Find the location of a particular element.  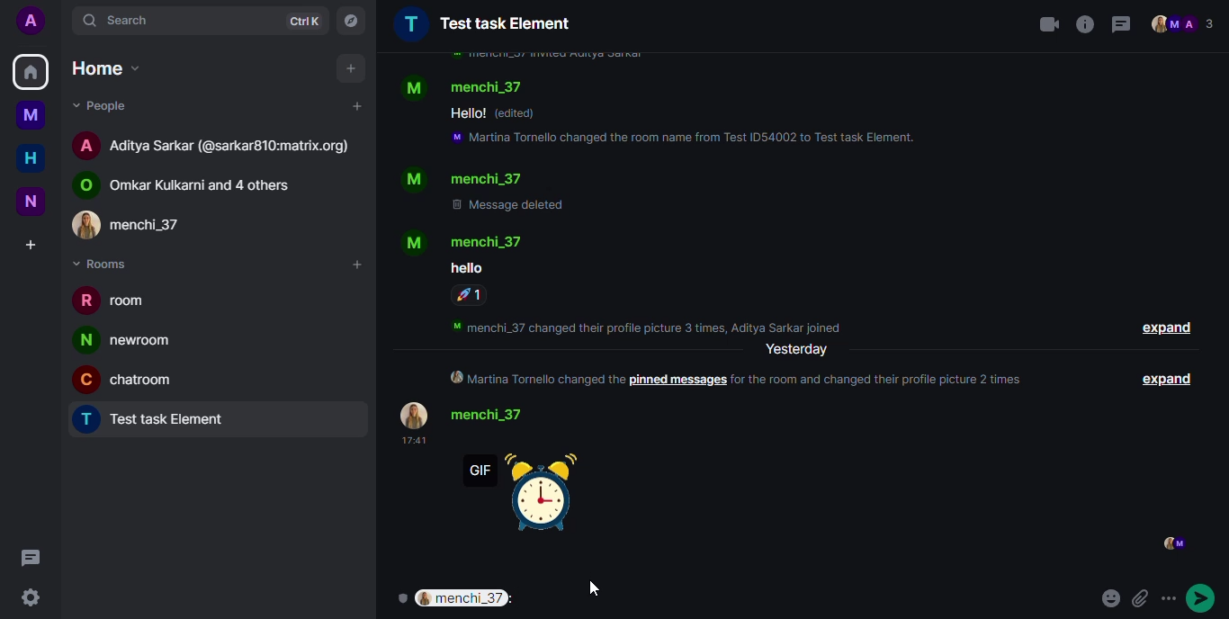

add is located at coordinates (352, 68).